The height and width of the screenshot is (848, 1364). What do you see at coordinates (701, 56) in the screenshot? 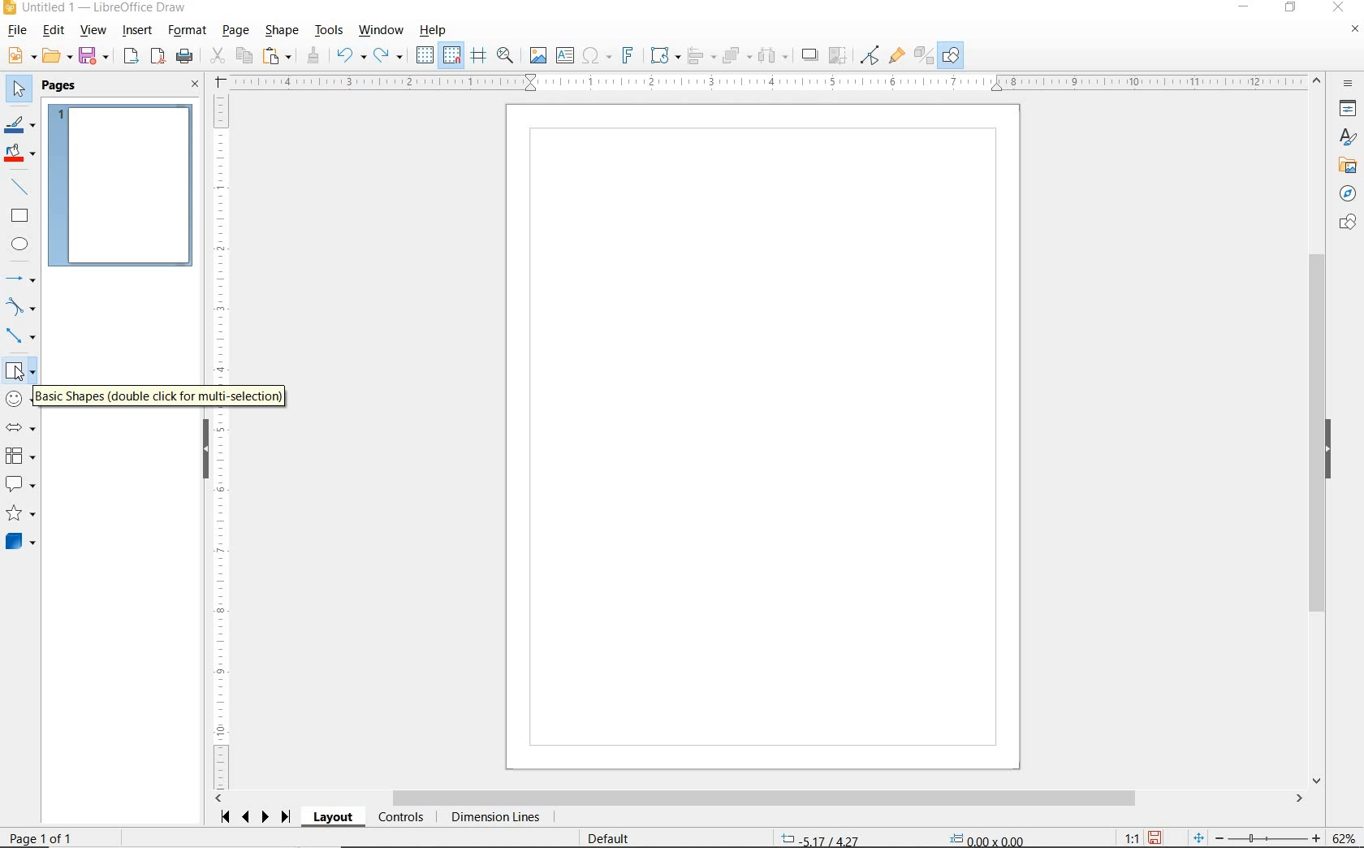
I see `ALIGN OBJECTS` at bounding box center [701, 56].